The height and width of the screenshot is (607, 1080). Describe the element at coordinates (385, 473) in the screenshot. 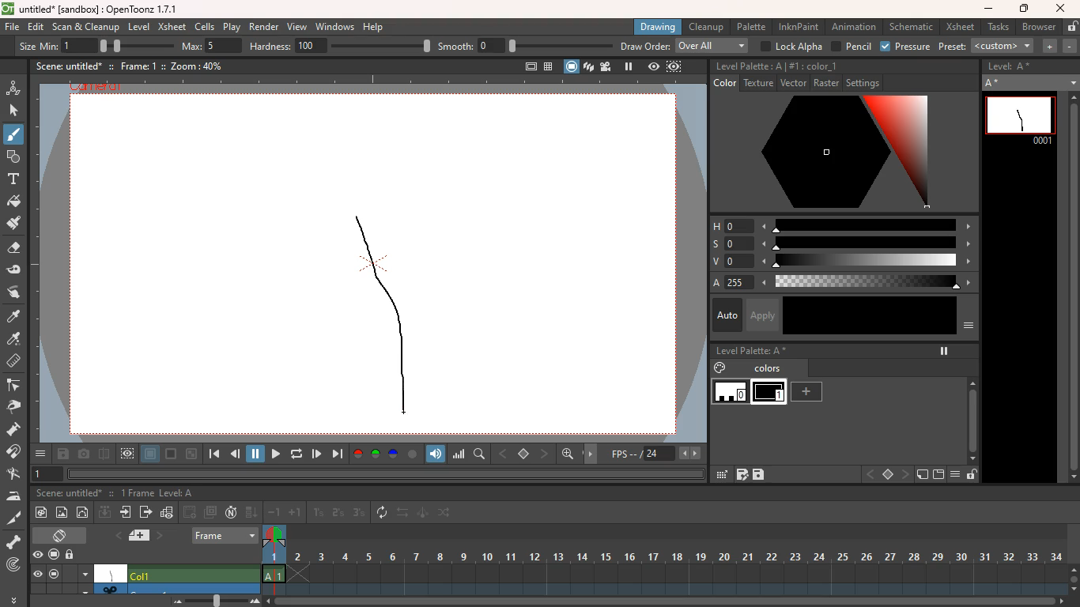

I see `horizontal scrollbar` at that location.